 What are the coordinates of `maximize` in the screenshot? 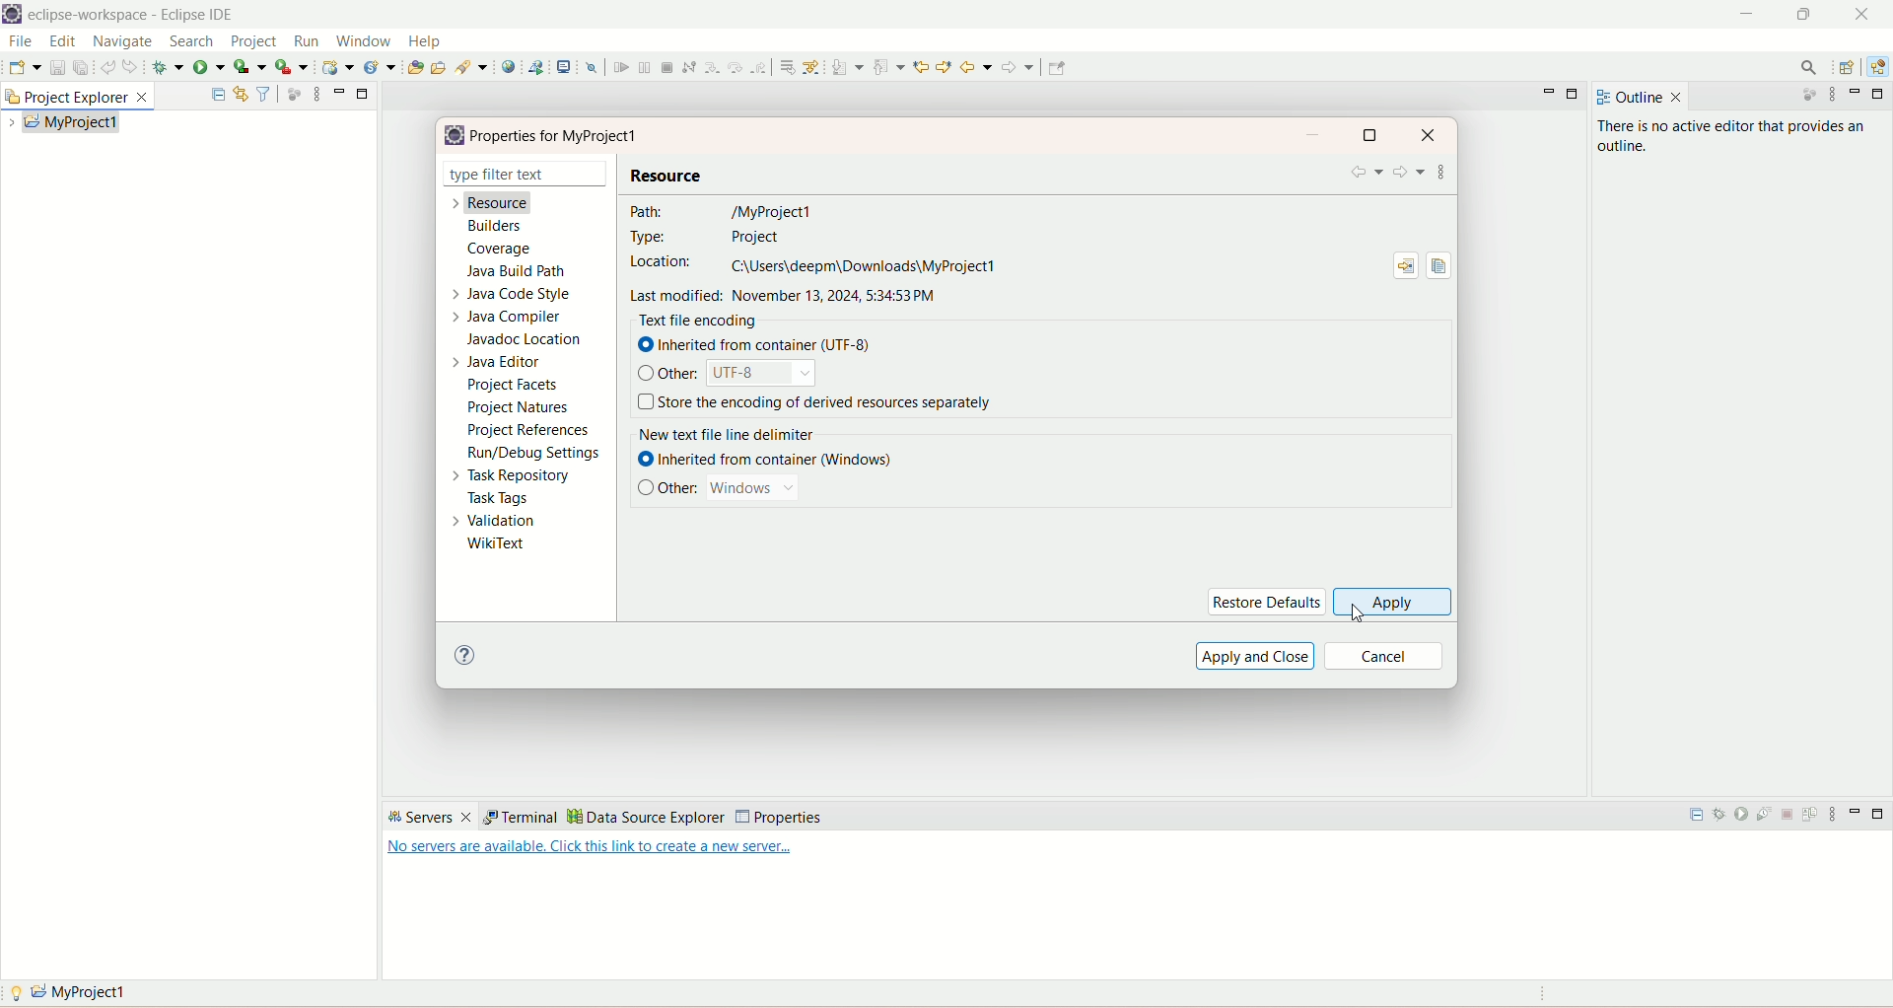 It's located at (1802, 16).